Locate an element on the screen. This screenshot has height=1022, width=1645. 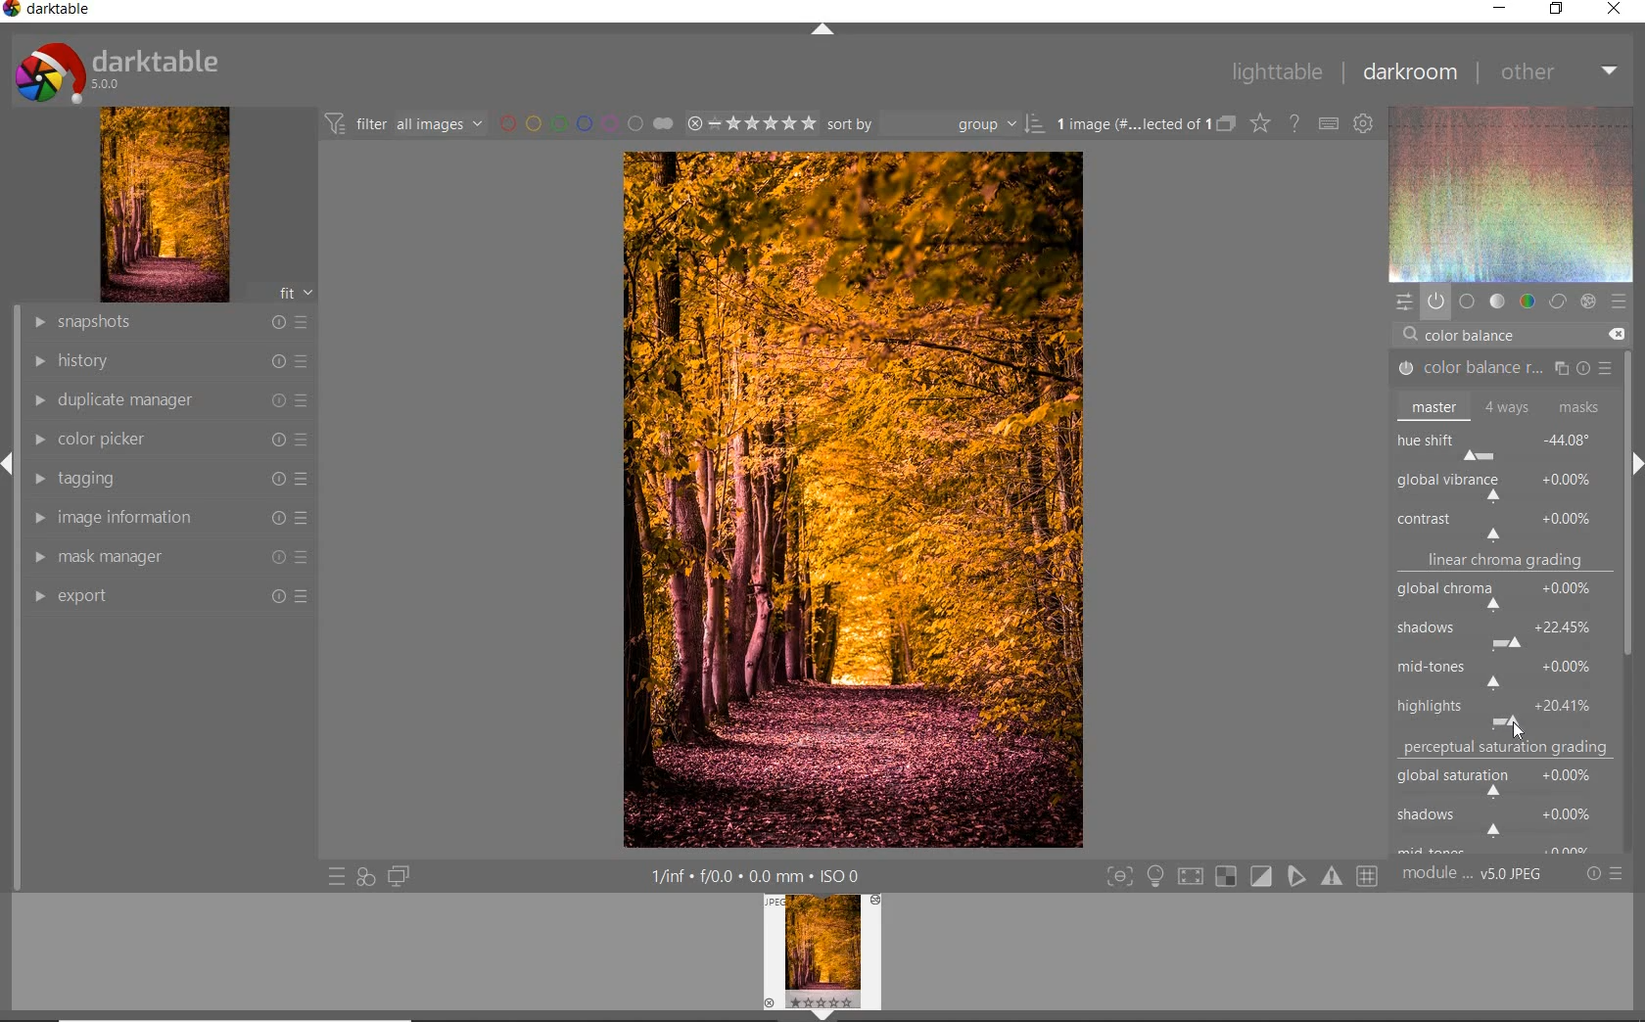
DELETE is located at coordinates (1616, 334).